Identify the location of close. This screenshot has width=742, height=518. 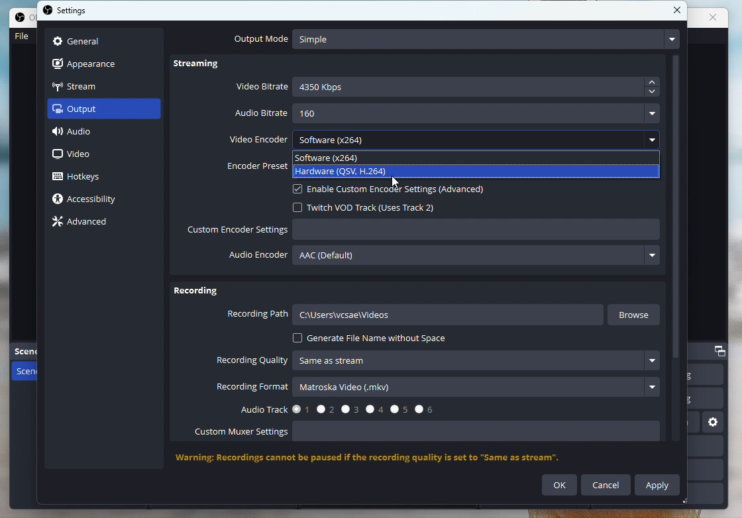
(677, 11).